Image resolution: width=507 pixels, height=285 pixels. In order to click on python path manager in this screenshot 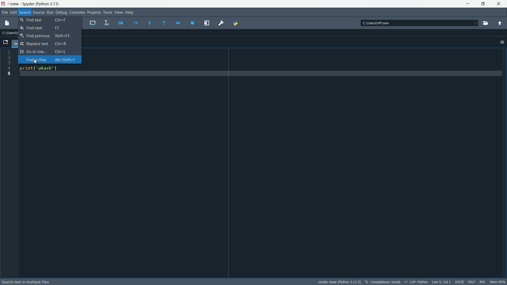, I will do `click(236, 23)`.